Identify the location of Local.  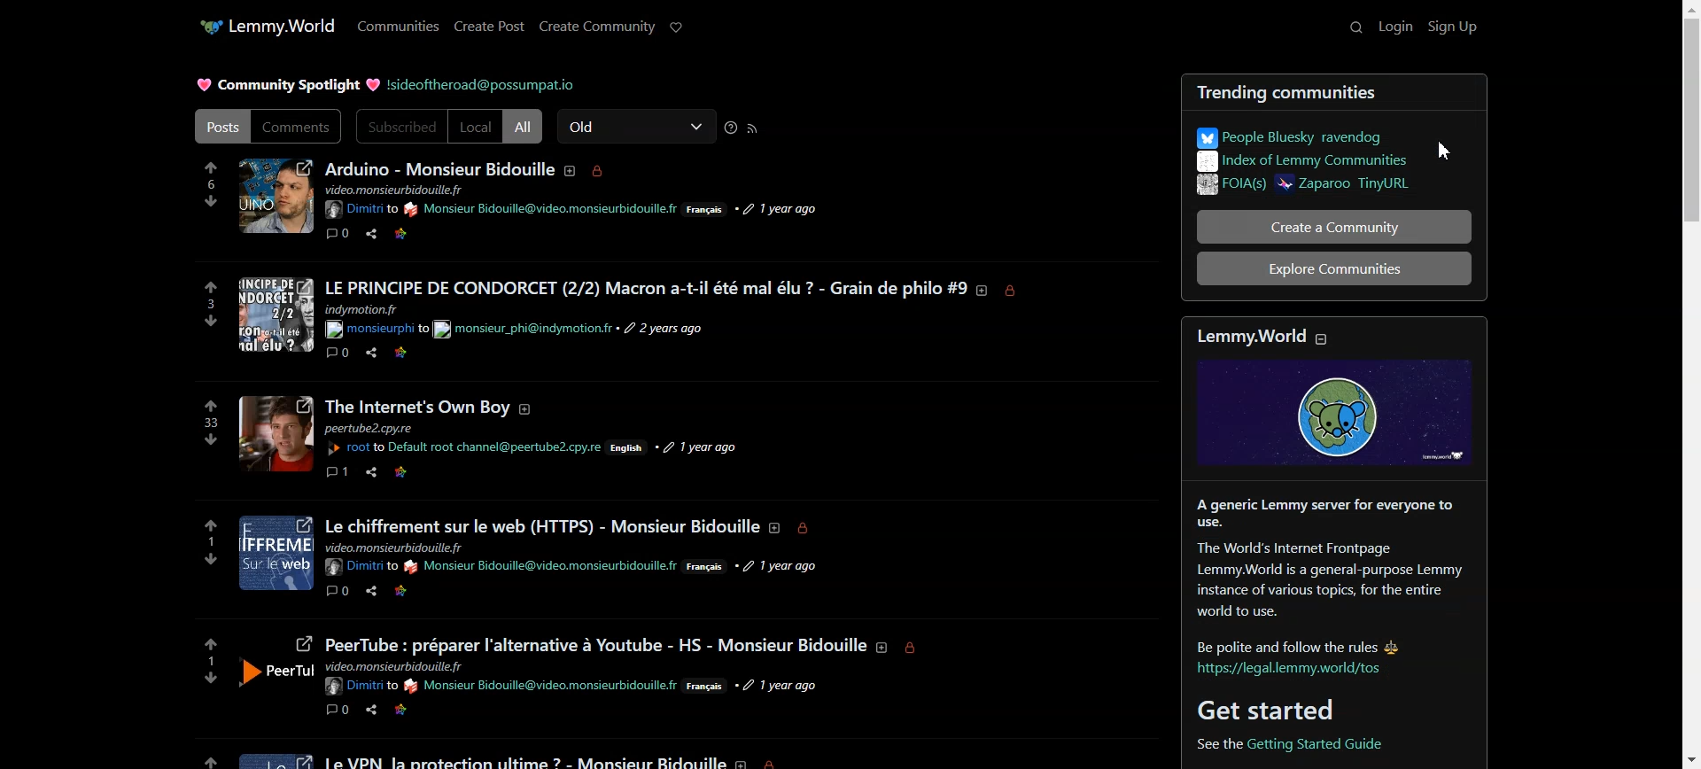
(475, 127).